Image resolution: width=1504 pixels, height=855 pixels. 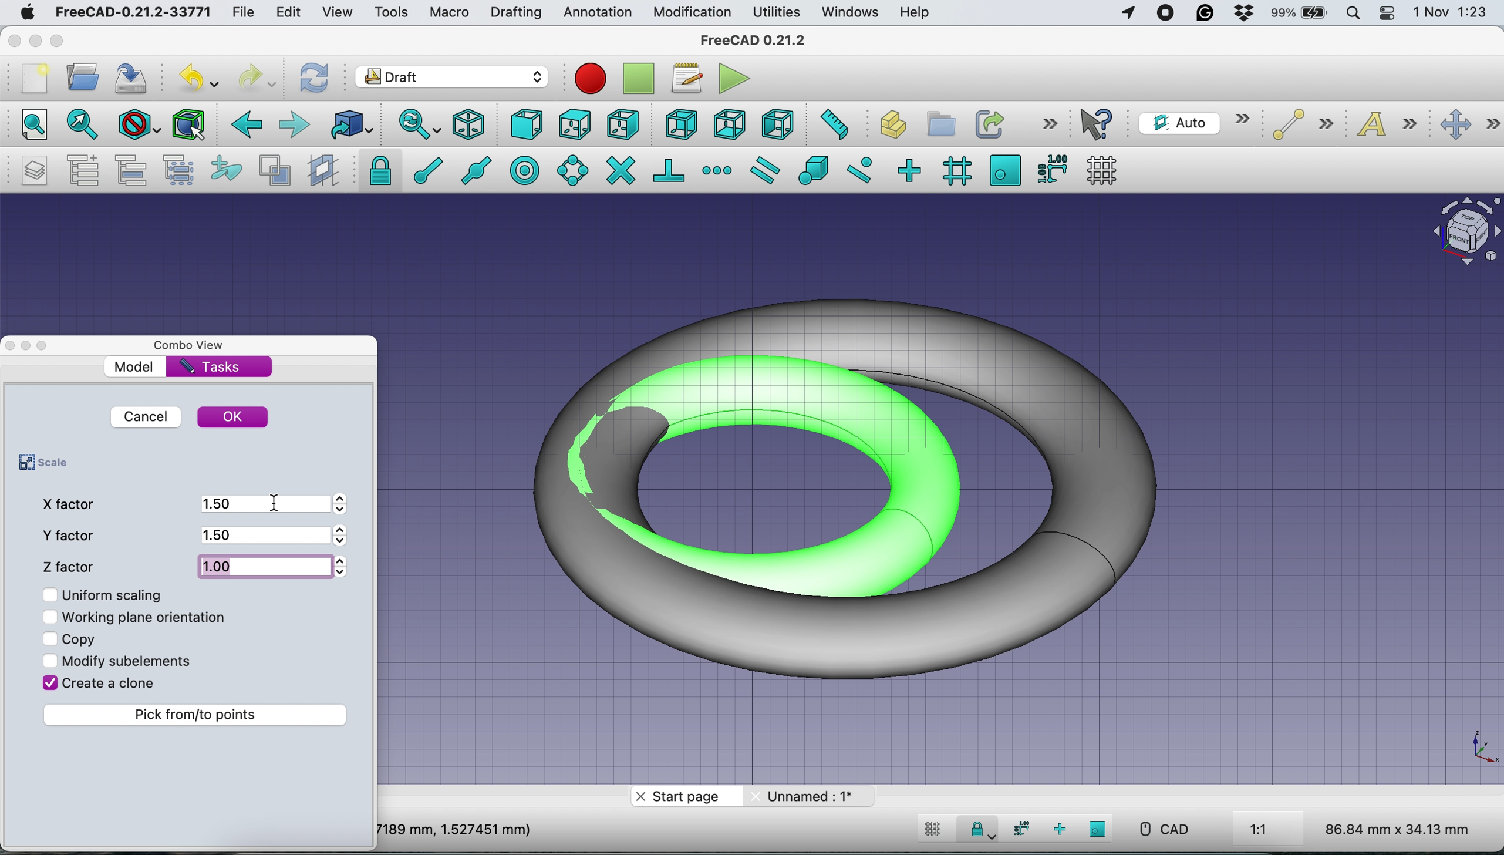 What do you see at coordinates (1469, 125) in the screenshot?
I see `move` at bounding box center [1469, 125].